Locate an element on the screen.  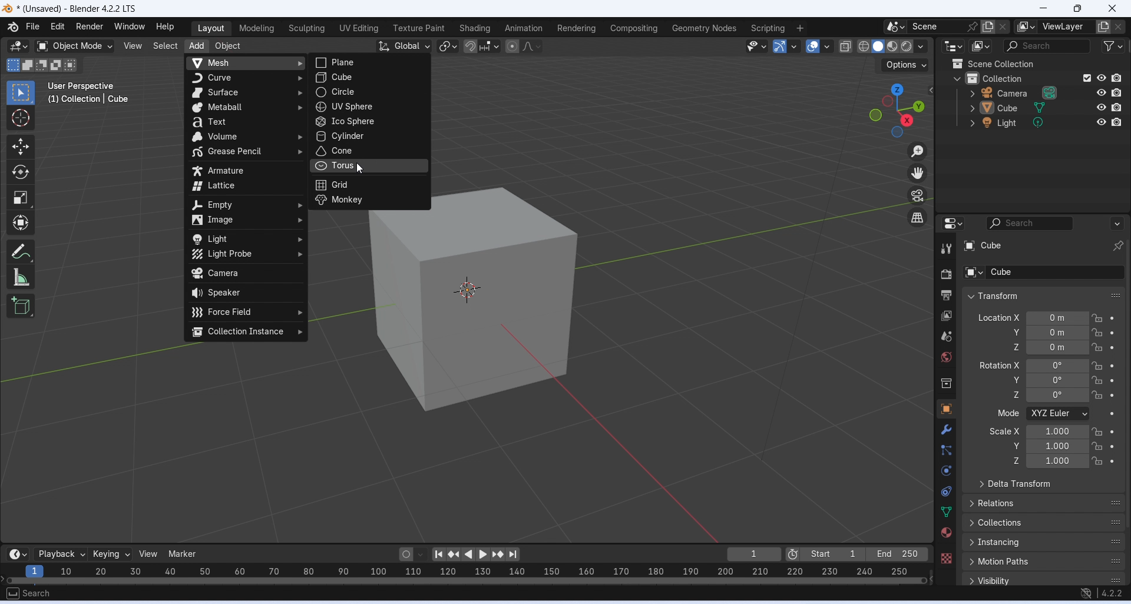
Y axis is located at coordinates (1073, 333).